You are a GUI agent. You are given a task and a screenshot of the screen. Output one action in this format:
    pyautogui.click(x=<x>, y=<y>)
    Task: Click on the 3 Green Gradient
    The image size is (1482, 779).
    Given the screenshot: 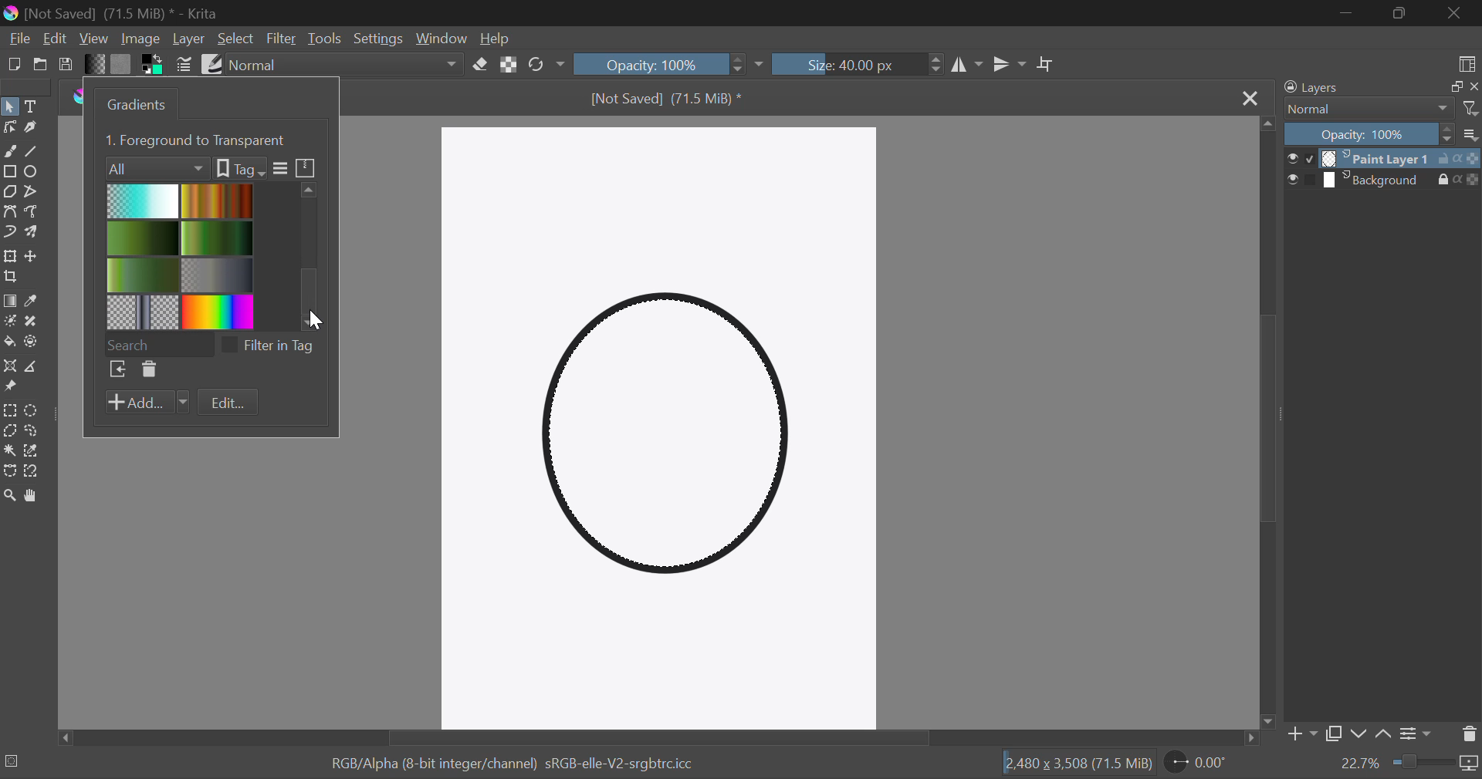 What is the action you would take?
    pyautogui.click(x=144, y=275)
    